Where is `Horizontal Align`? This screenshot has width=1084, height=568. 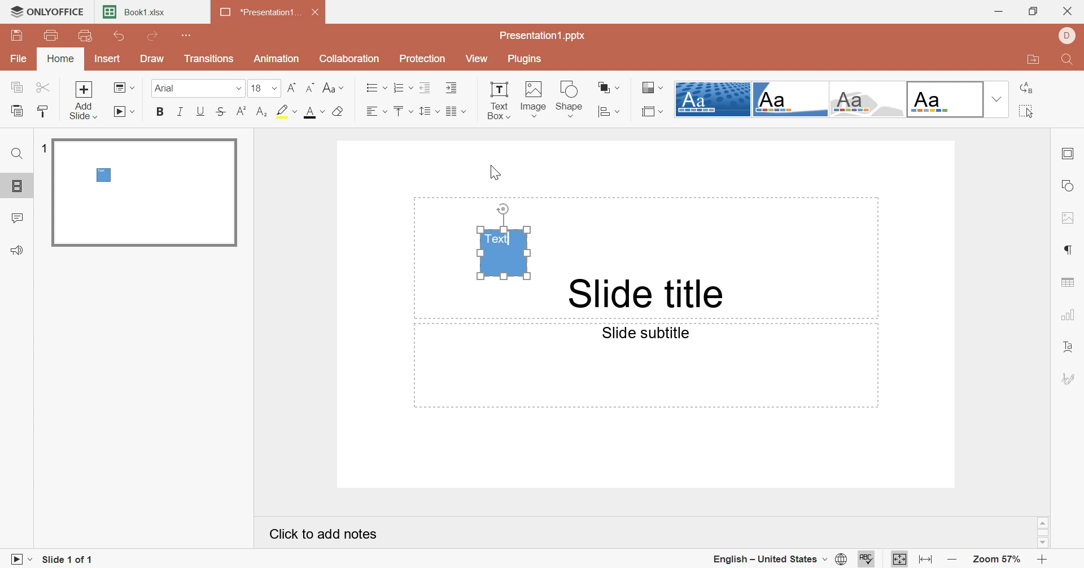
Horizontal Align is located at coordinates (374, 112).